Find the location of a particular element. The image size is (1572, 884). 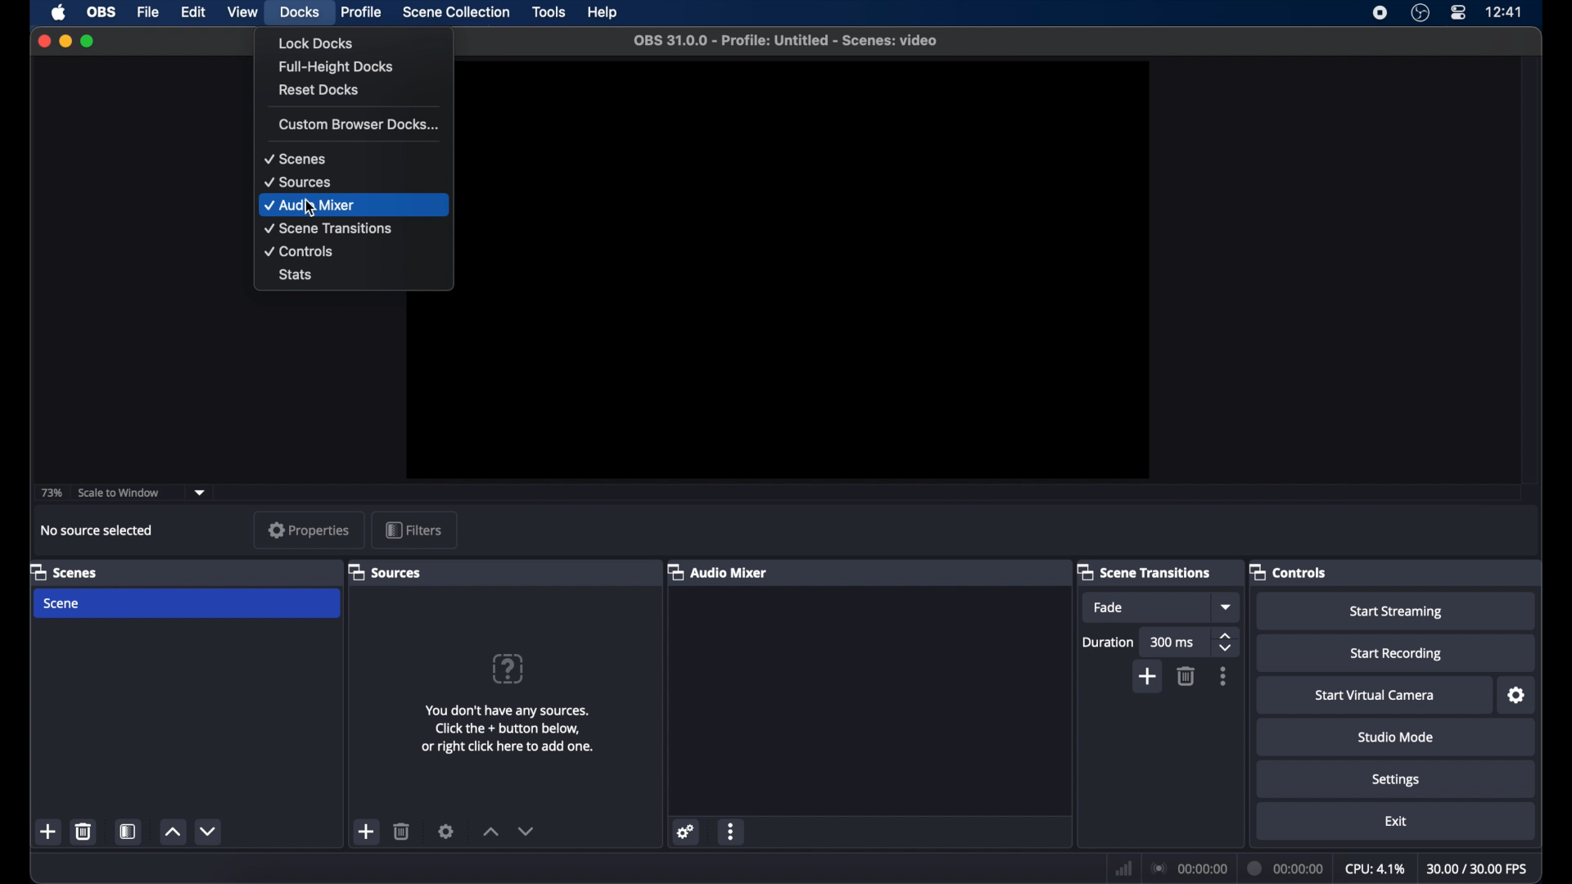

stepper button is located at coordinates (1226, 642).